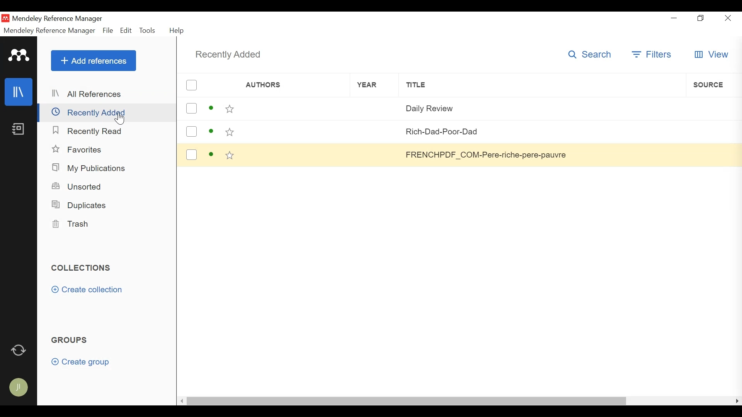  I want to click on Mendeley, so click(19, 55).